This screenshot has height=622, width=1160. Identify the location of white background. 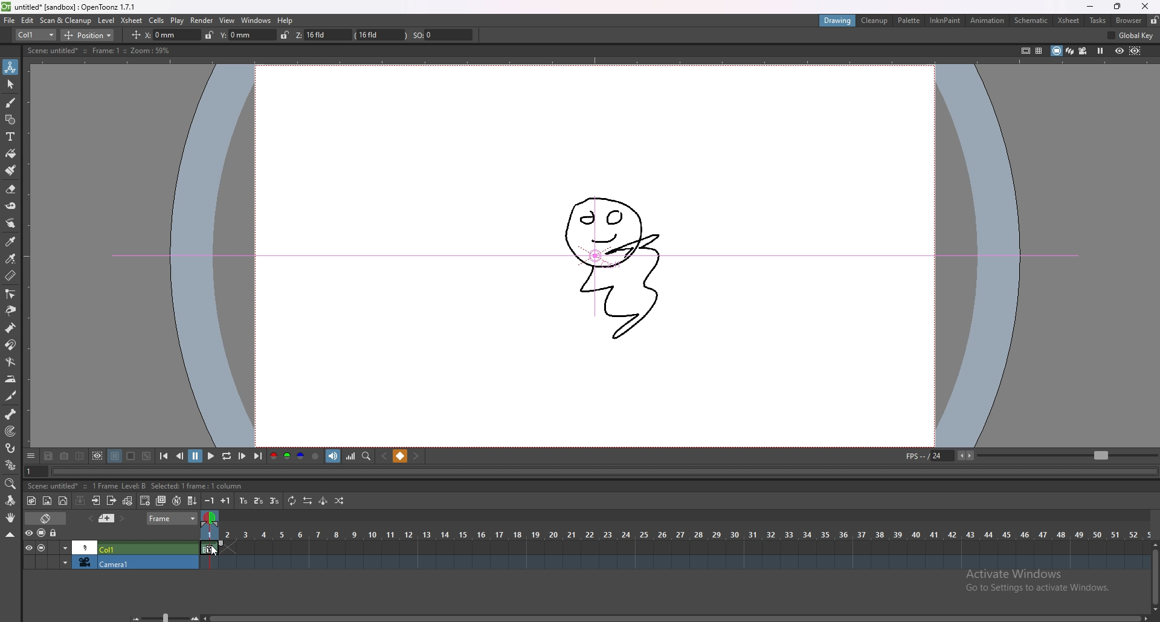
(130, 456).